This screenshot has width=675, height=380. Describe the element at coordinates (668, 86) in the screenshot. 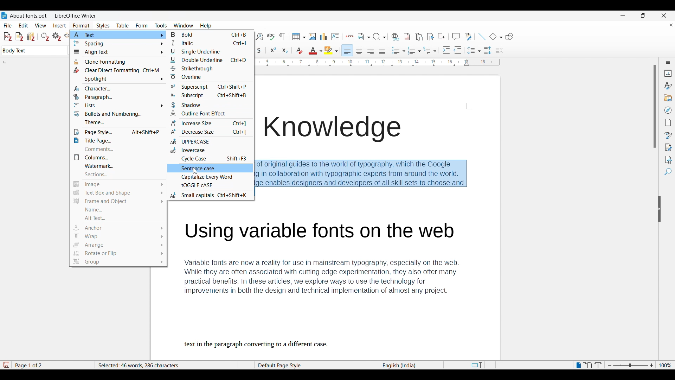

I see `Styles` at that location.